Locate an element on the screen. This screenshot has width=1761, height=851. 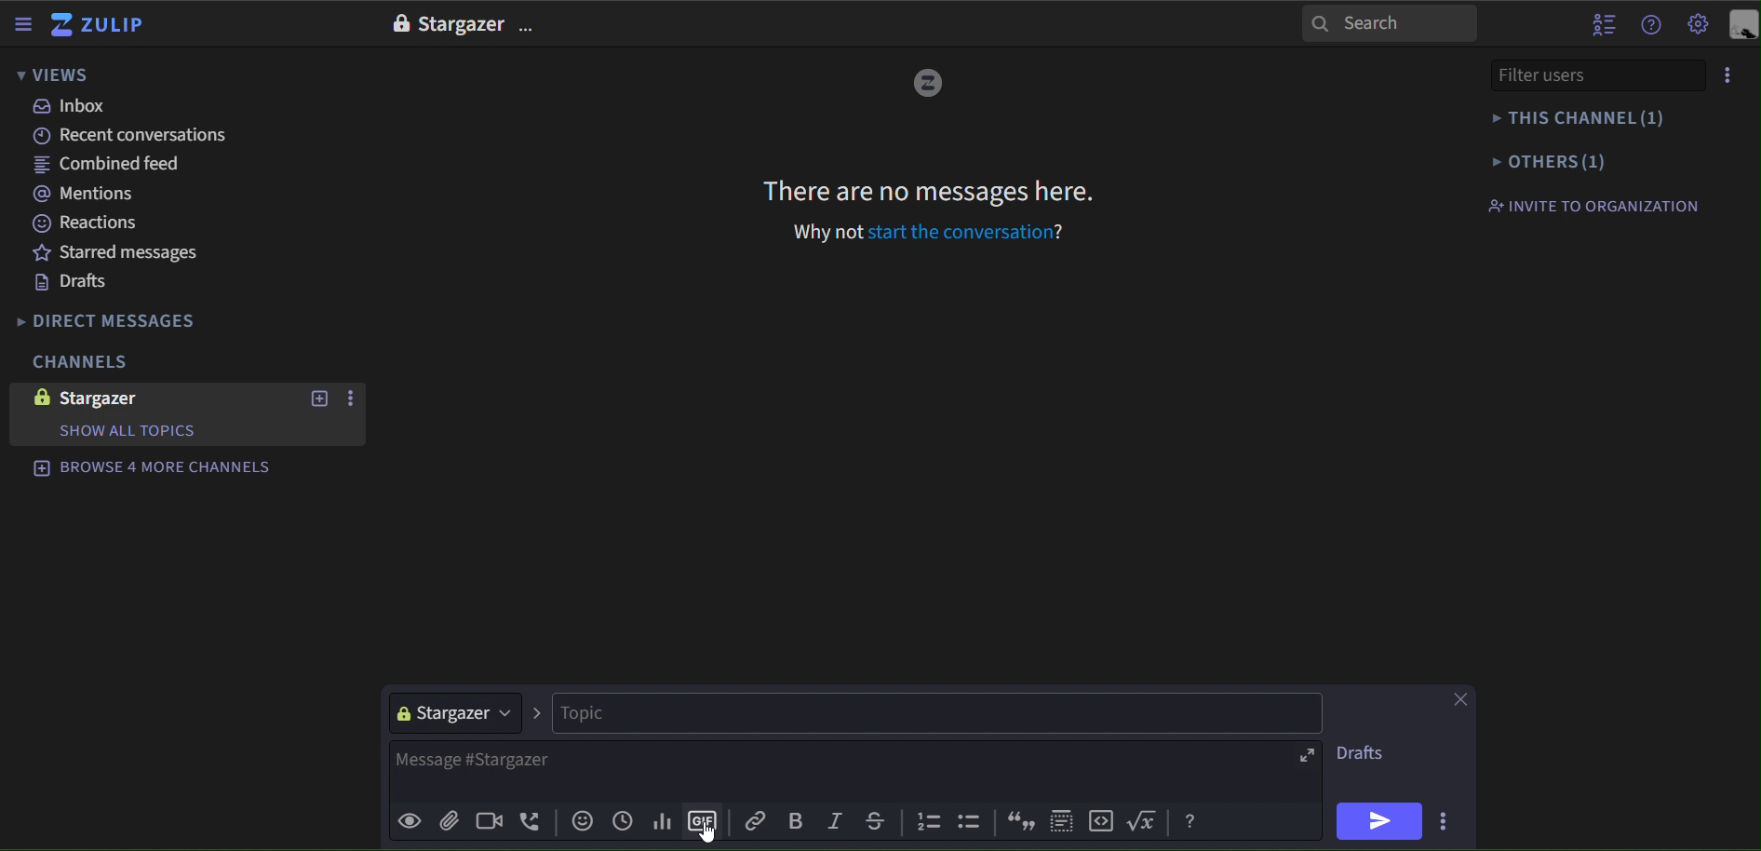
drafts is located at coordinates (72, 283).